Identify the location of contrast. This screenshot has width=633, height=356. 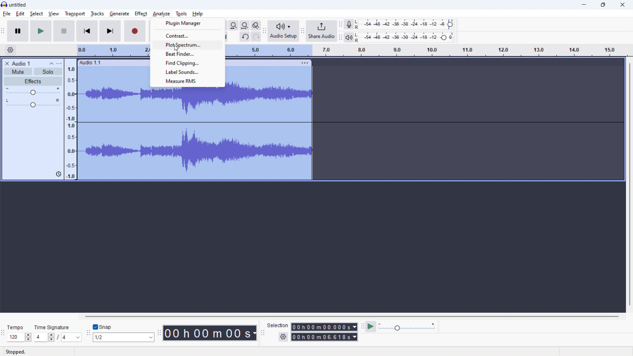
(188, 35).